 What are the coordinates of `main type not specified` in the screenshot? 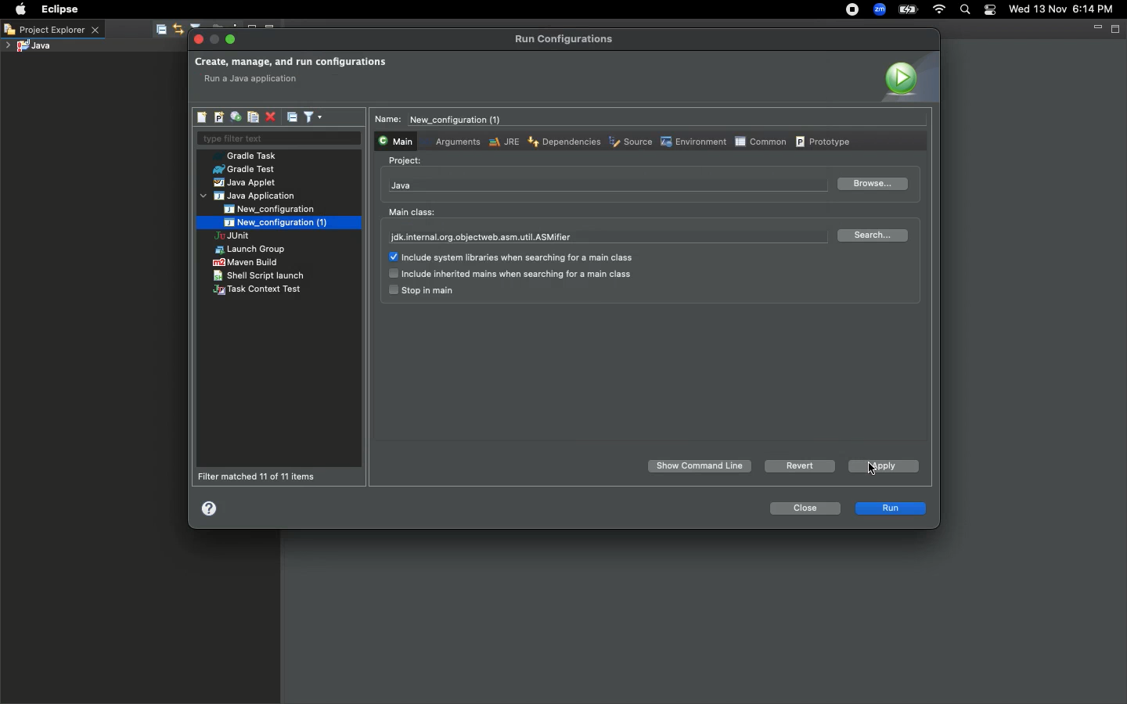 It's located at (256, 80).